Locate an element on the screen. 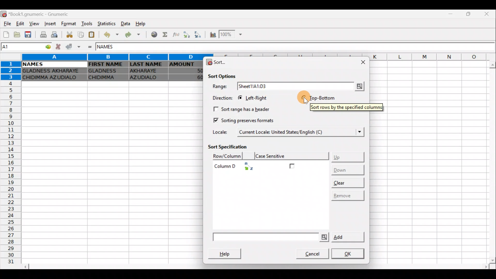  Format is located at coordinates (70, 24).